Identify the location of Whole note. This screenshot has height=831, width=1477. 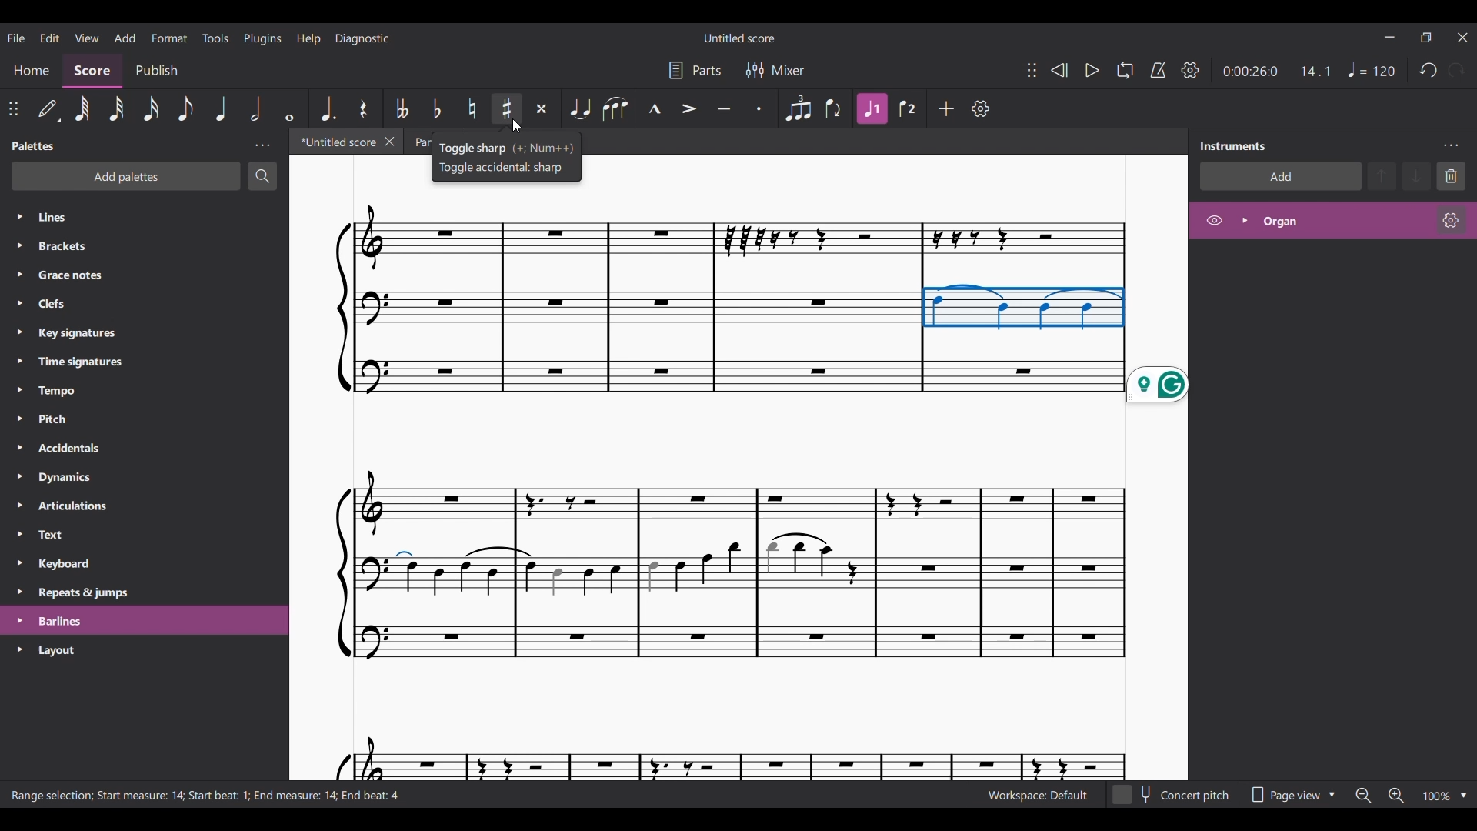
(290, 108).